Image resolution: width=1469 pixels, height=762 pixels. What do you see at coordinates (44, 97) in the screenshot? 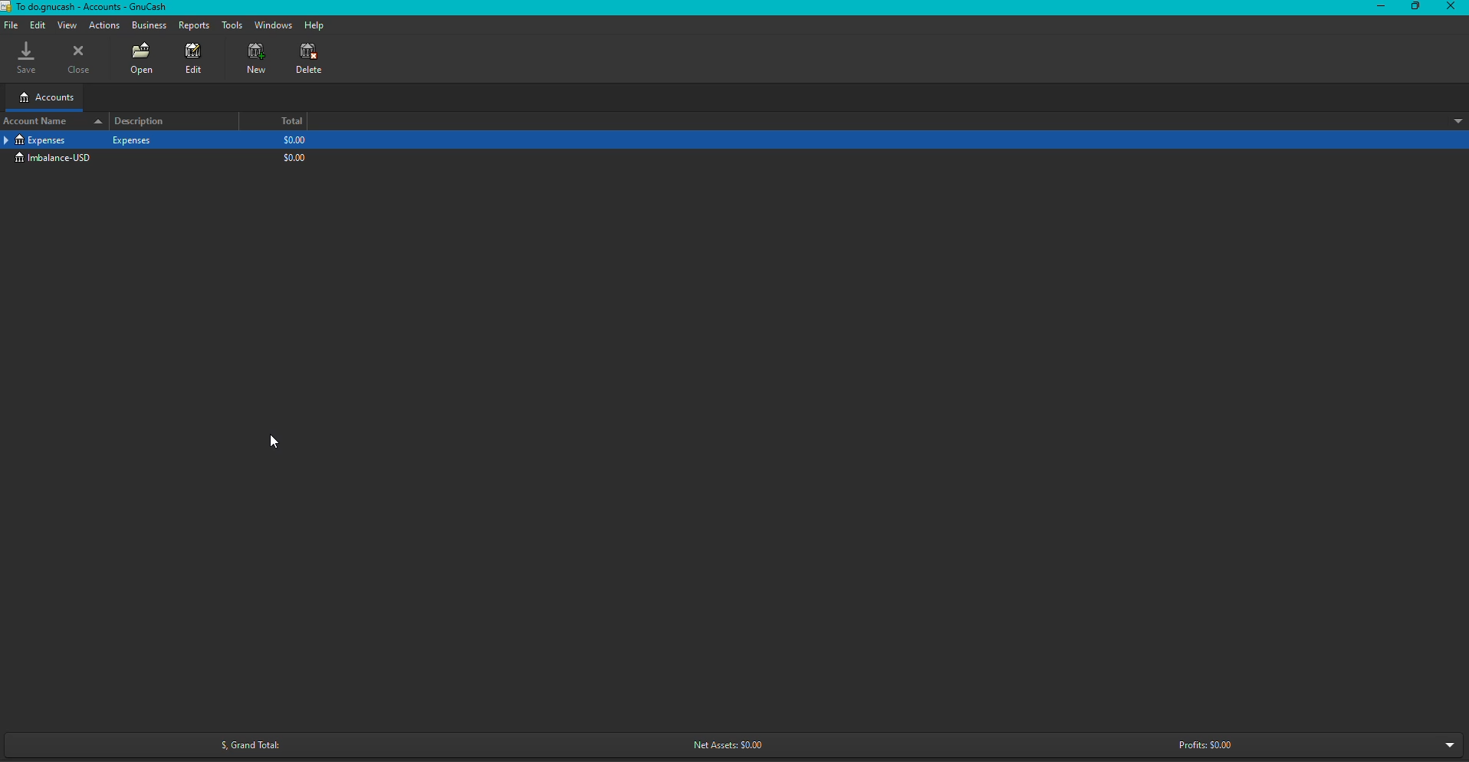
I see `Accounts` at bounding box center [44, 97].